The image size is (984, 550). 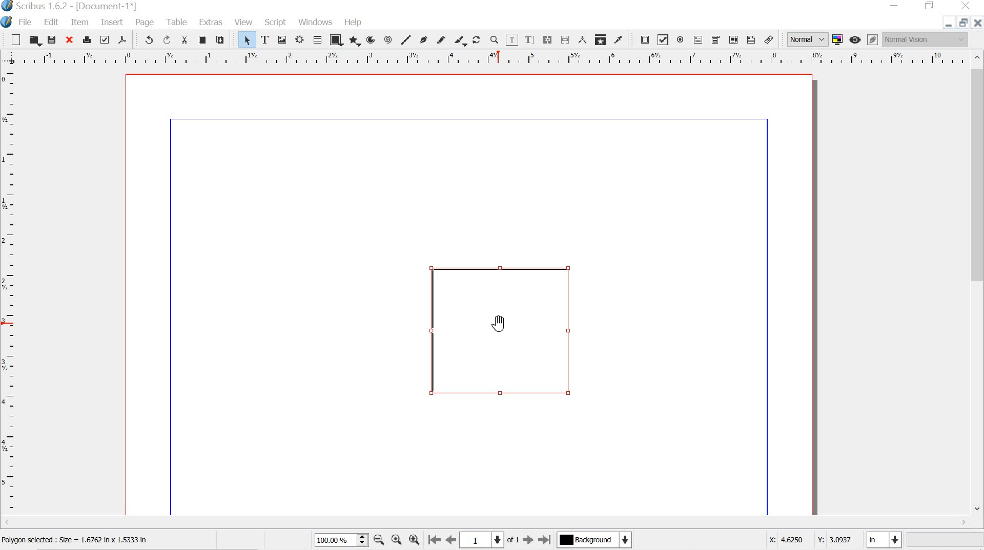 What do you see at coordinates (895, 5) in the screenshot?
I see `MINIMIZE` at bounding box center [895, 5].